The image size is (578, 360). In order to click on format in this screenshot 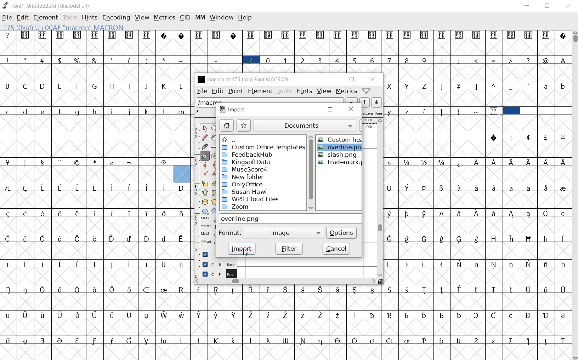, I will do `click(230, 232)`.